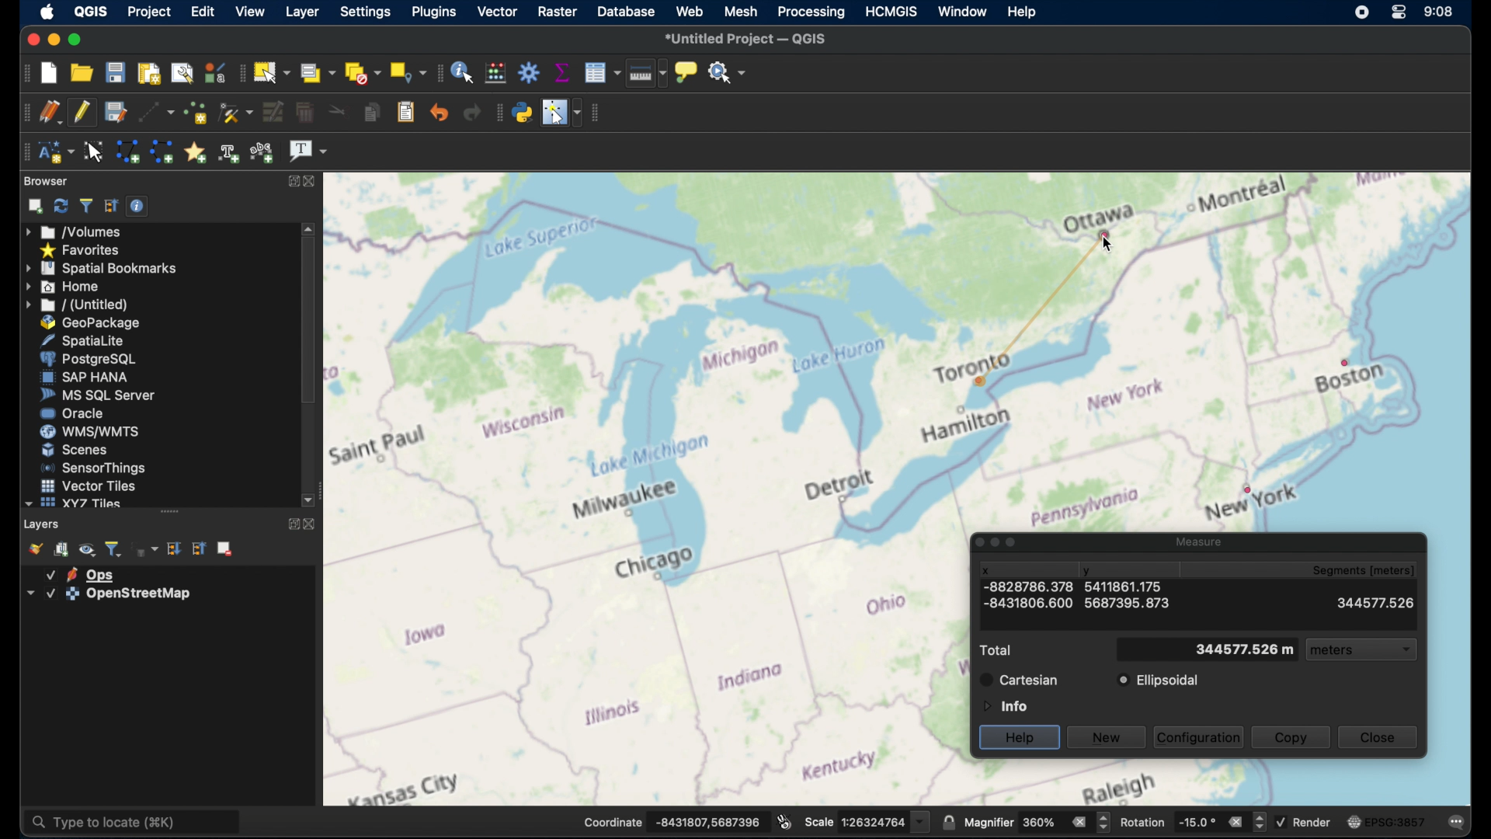 This screenshot has width=1491, height=839. What do you see at coordinates (1243, 653) in the screenshot?
I see `distance` at bounding box center [1243, 653].